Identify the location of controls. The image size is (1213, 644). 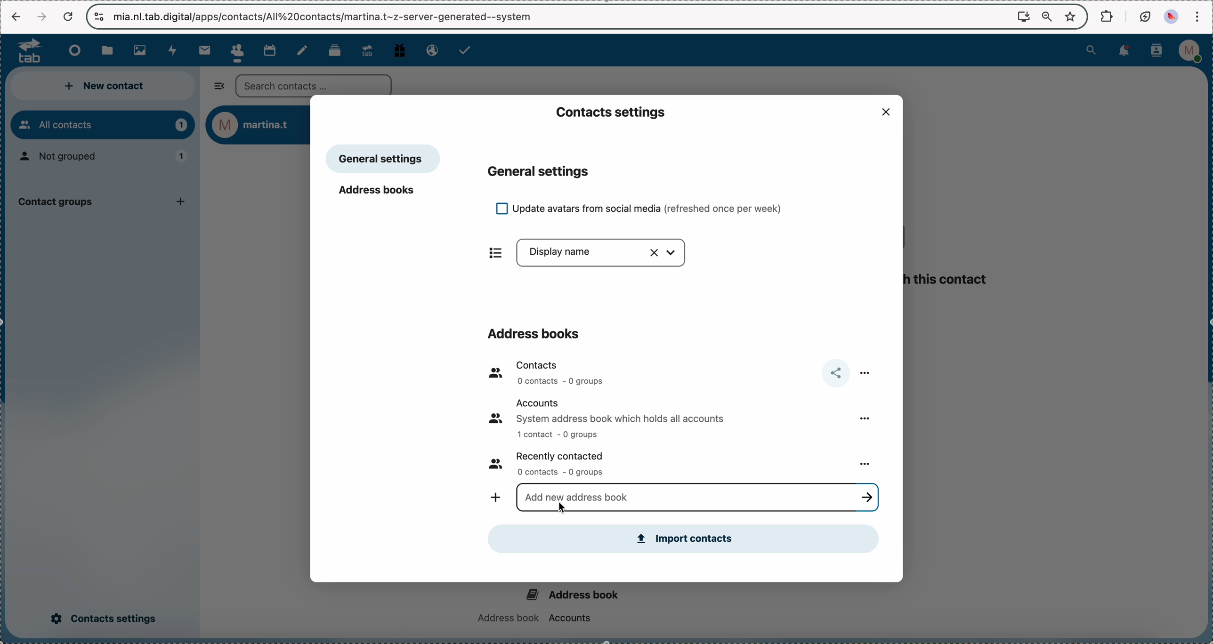
(98, 16).